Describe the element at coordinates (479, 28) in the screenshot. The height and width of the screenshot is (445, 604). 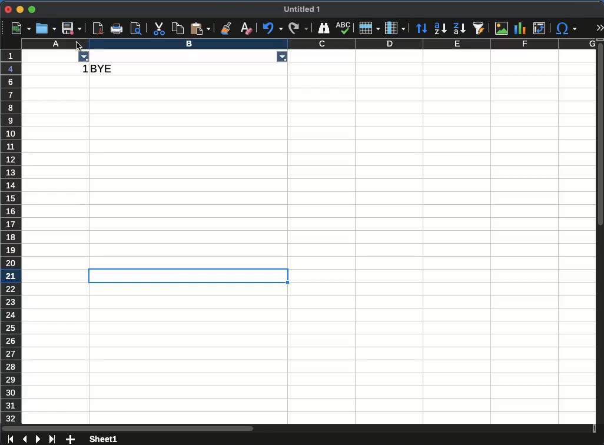
I see `autofilter` at that location.